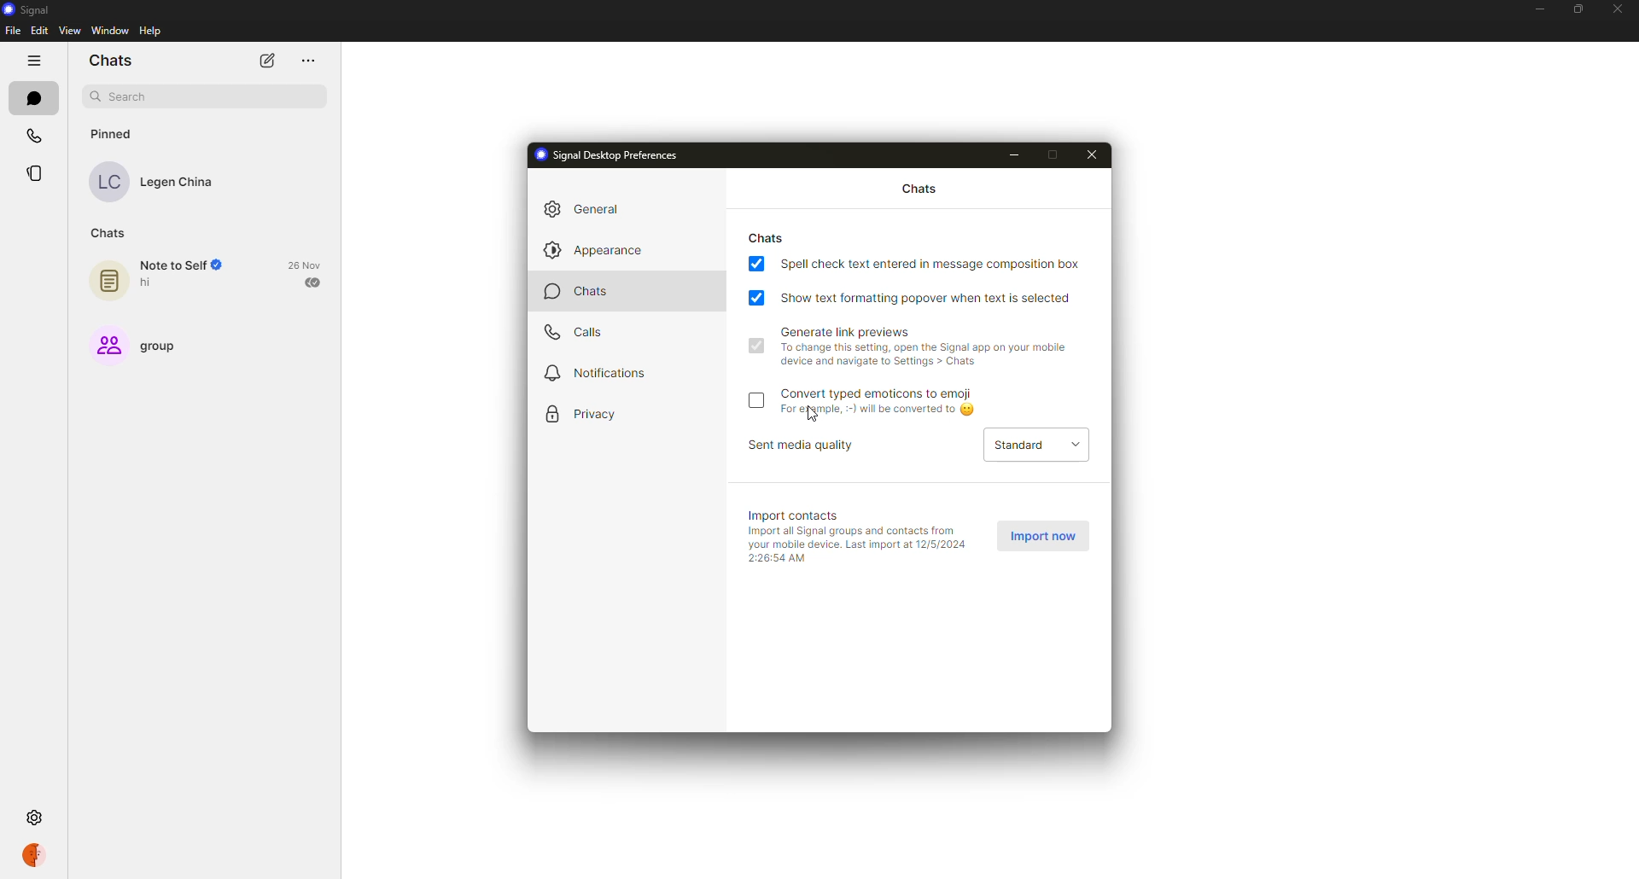 This screenshot has width=1639, height=879. I want to click on chats, so click(584, 291).